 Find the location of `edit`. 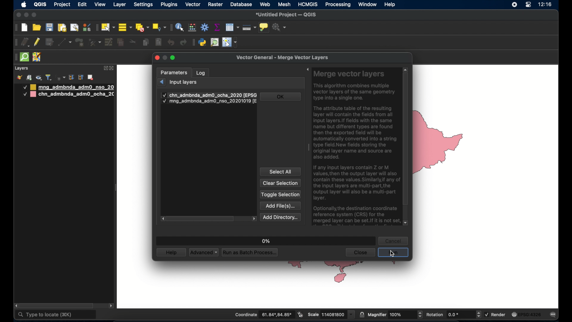

edit is located at coordinates (82, 5).